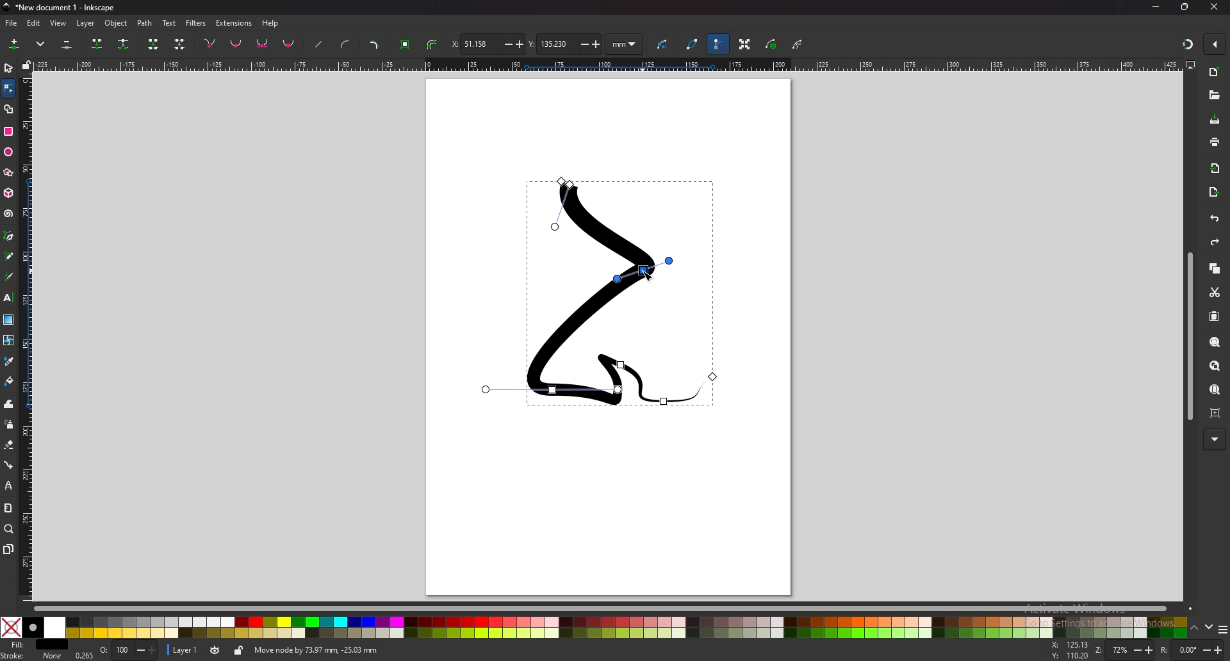 This screenshot has height=661, width=1230. Describe the element at coordinates (1190, 65) in the screenshot. I see `display view` at that location.